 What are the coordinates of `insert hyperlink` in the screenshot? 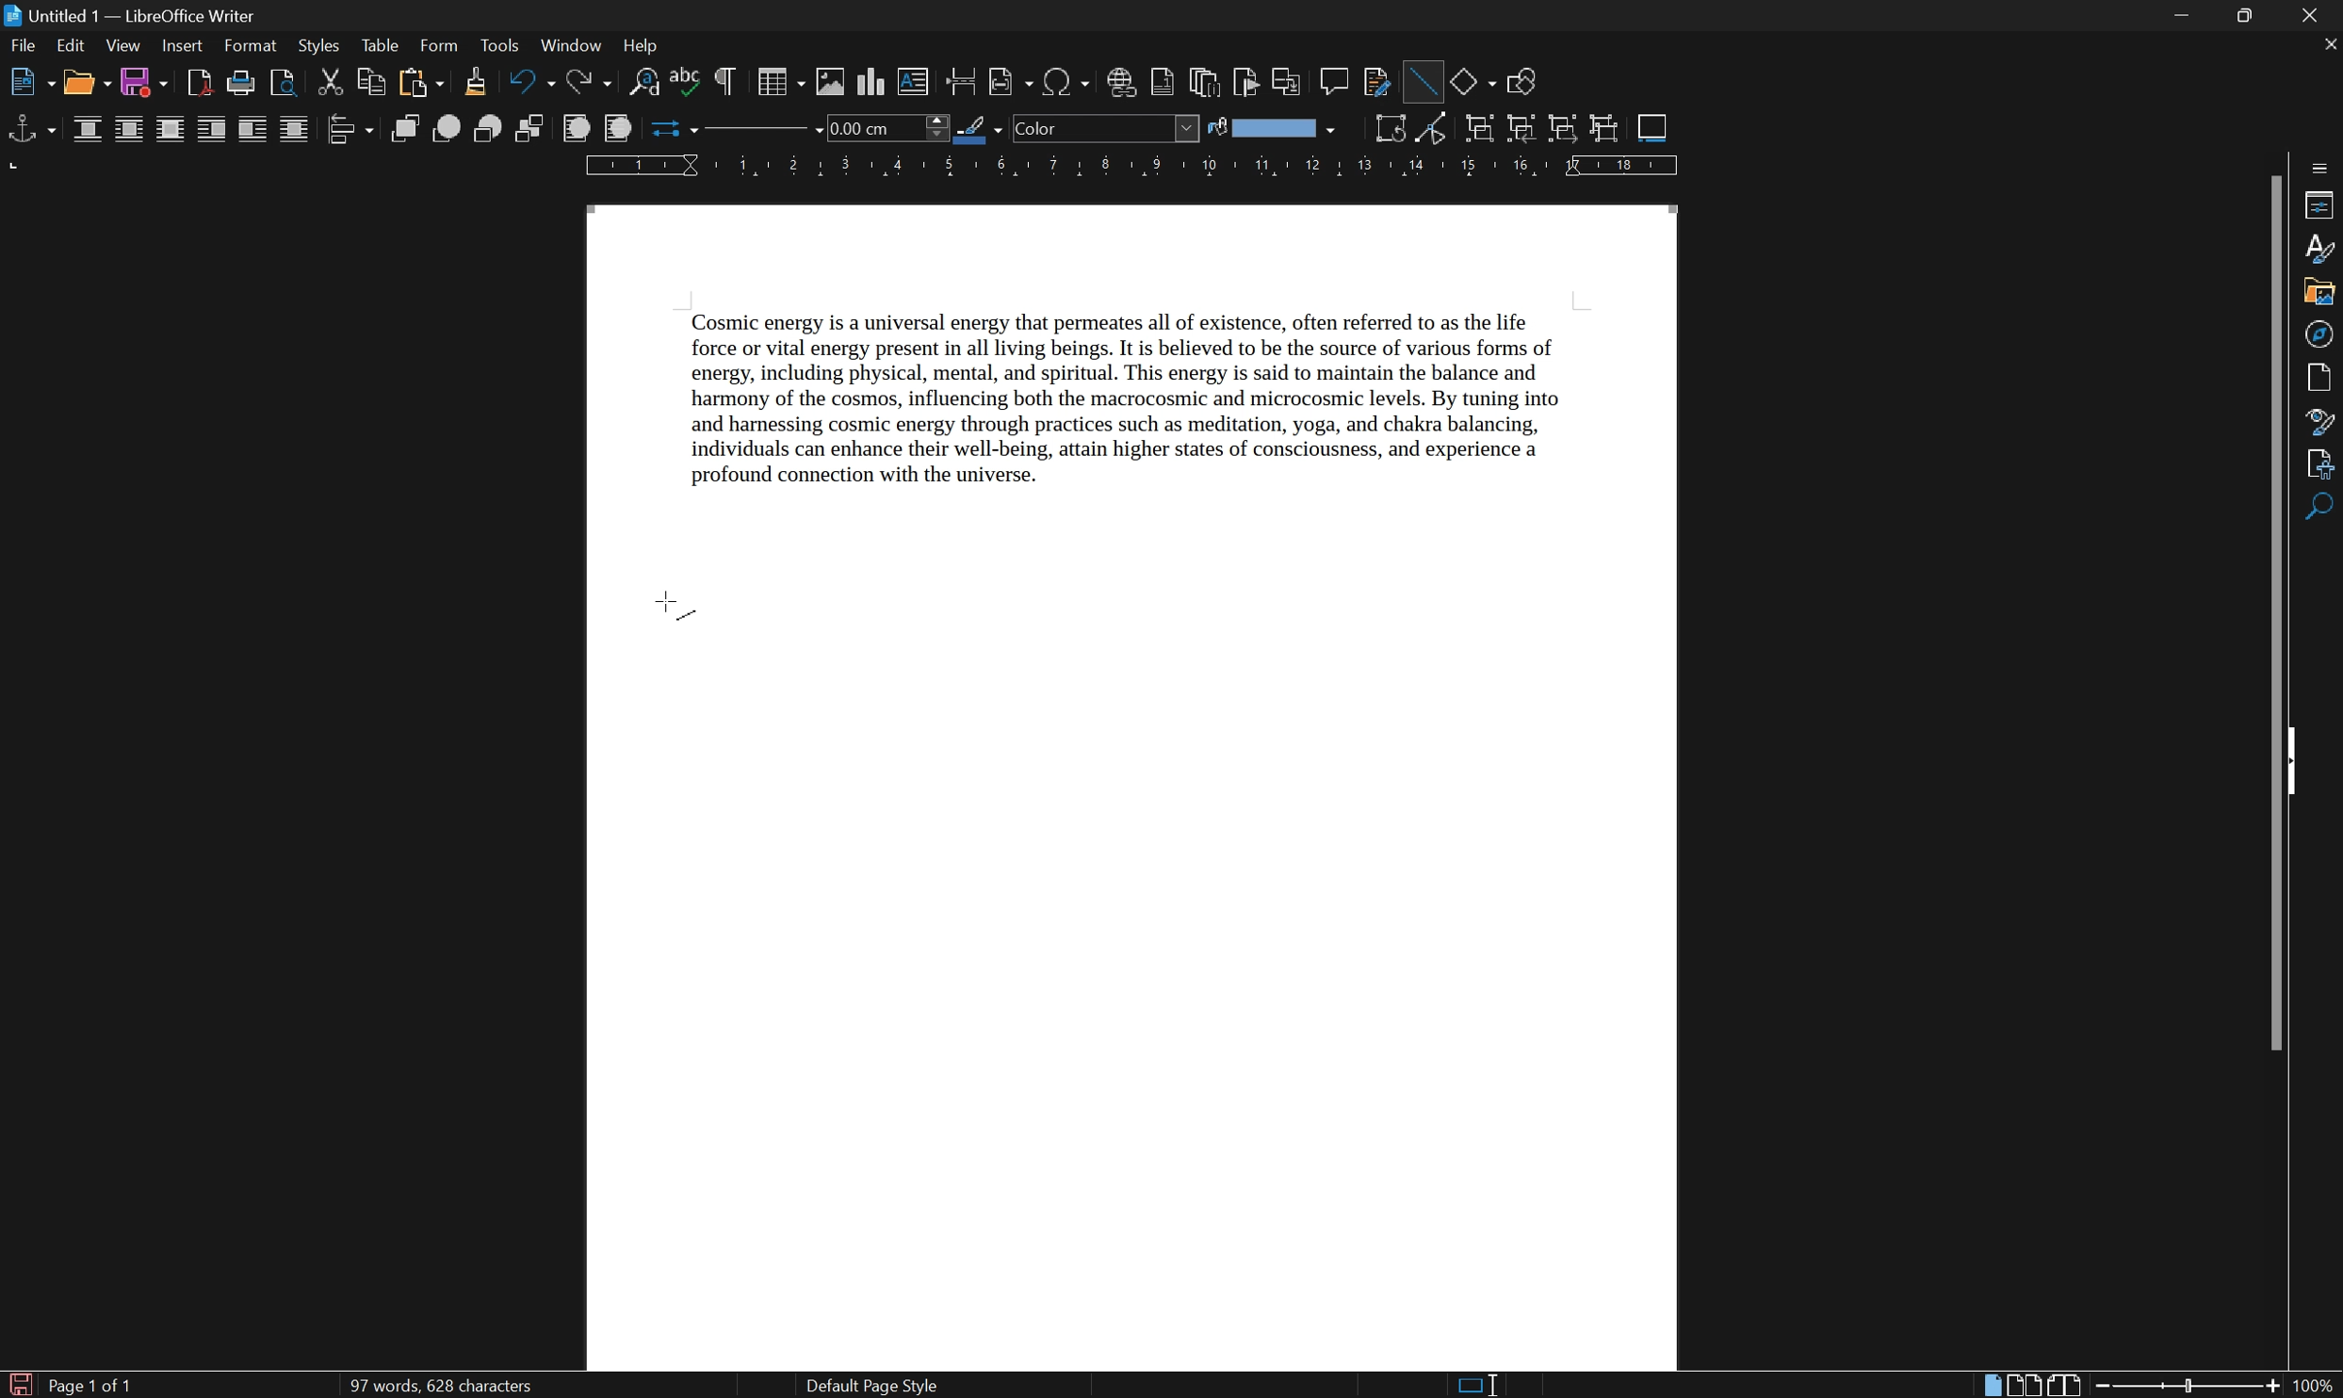 It's located at (1122, 82).